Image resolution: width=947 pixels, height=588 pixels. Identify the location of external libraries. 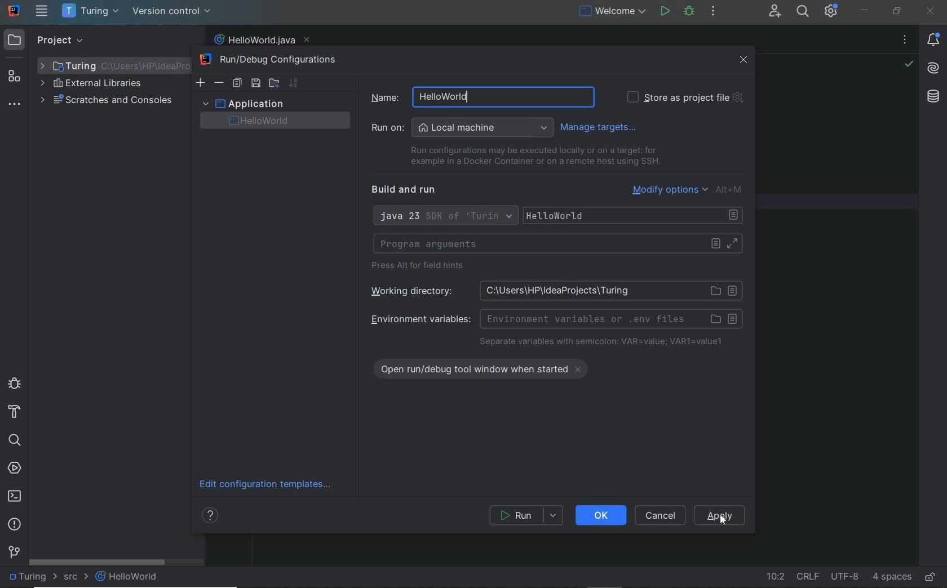
(91, 84).